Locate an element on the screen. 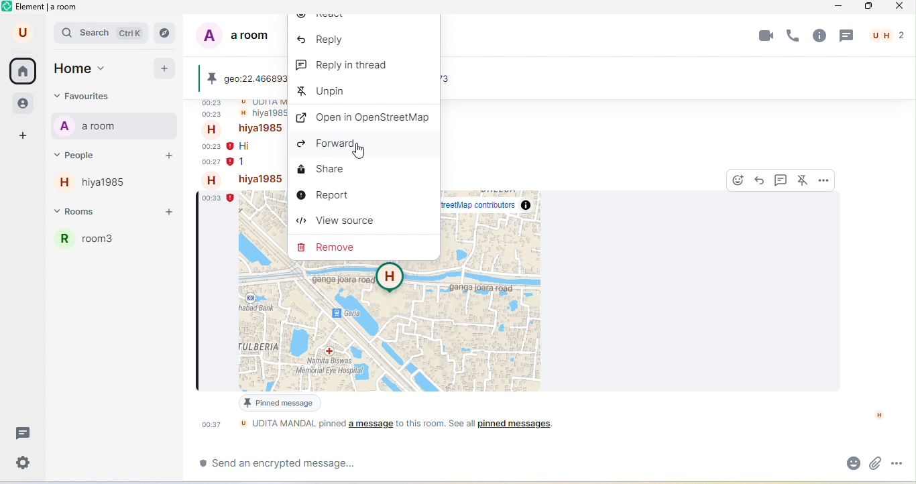  hi is located at coordinates (248, 146).